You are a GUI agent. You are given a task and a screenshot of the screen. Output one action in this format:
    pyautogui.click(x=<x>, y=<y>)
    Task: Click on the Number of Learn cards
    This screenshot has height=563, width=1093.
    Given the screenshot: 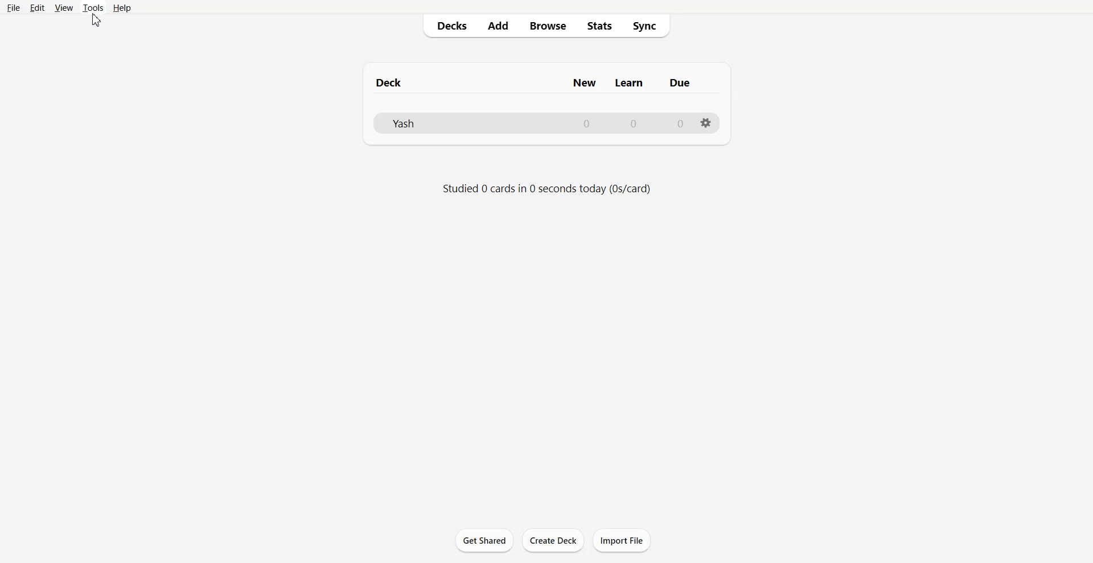 What is the action you would take?
    pyautogui.click(x=634, y=123)
    